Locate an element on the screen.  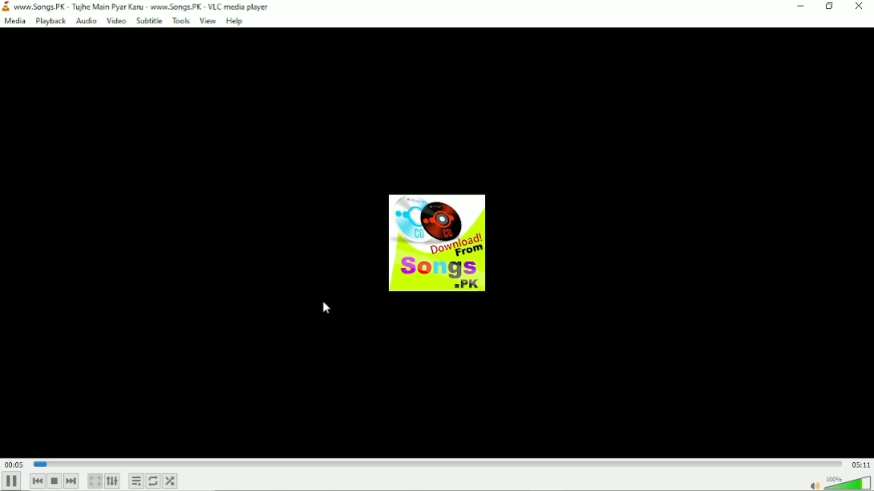
Toggle playlist is located at coordinates (135, 481).